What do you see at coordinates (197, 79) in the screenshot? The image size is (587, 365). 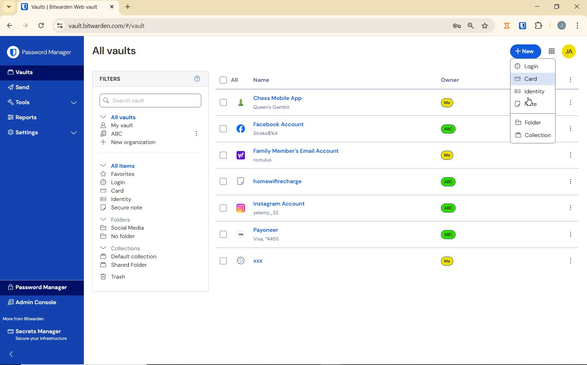 I see `help` at bounding box center [197, 79].